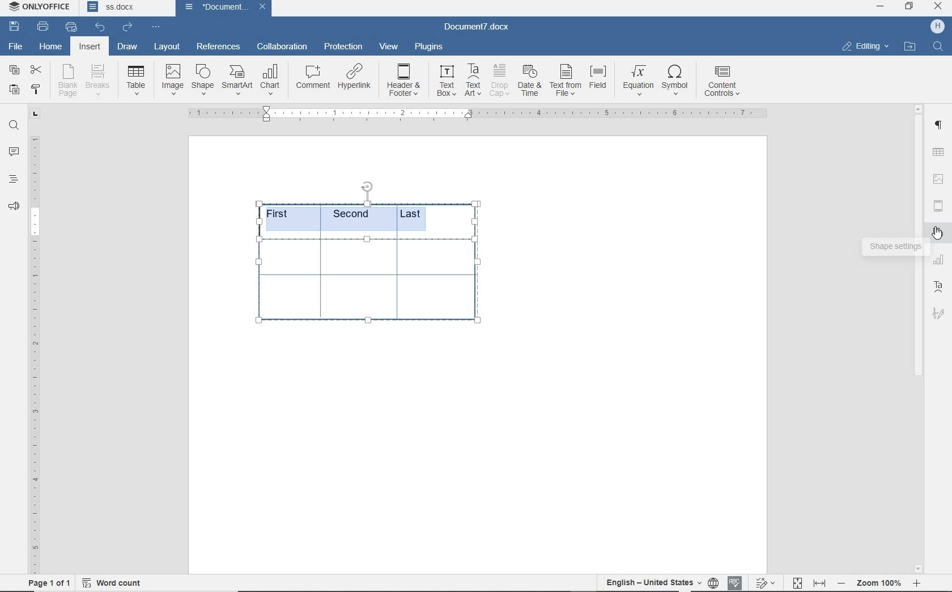 This screenshot has width=952, height=592. Describe the element at coordinates (481, 26) in the screenshot. I see `document name` at that location.